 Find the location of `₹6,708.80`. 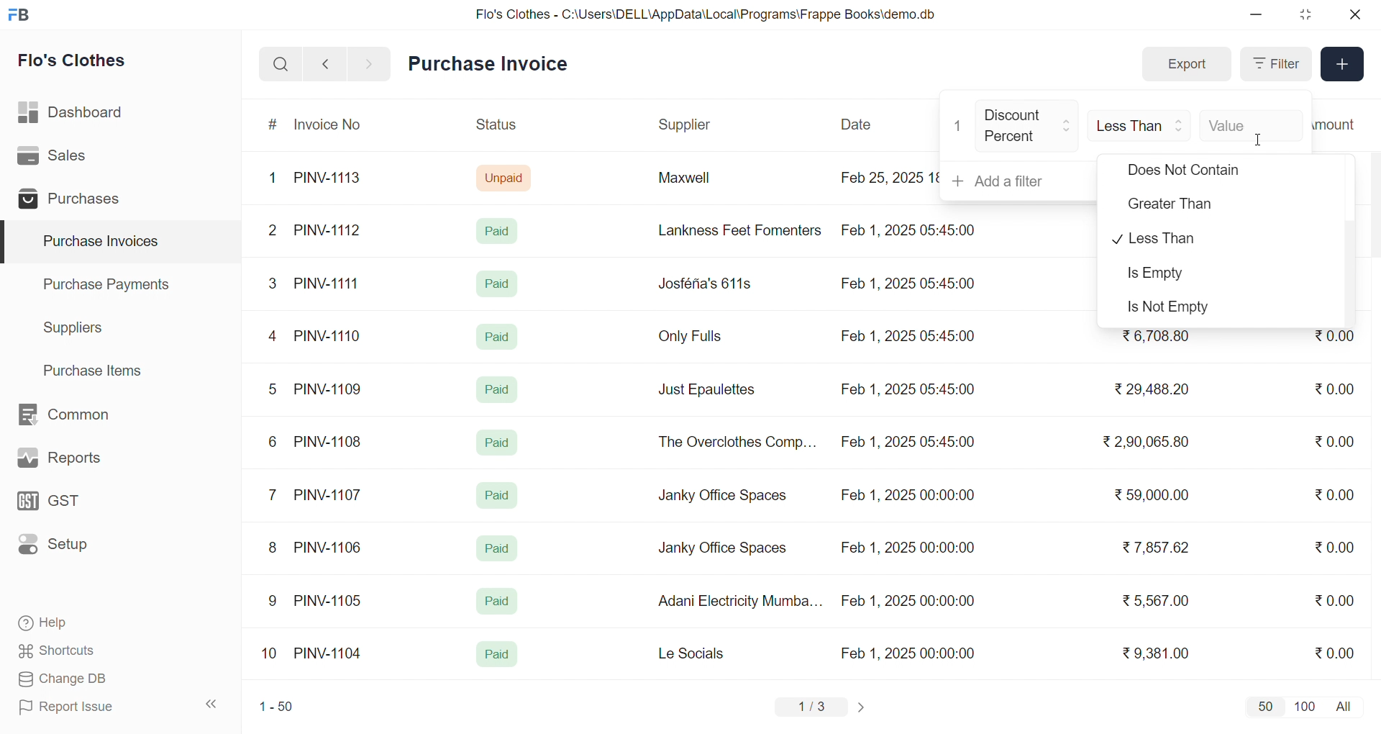

₹6,708.80 is located at coordinates (1155, 337).